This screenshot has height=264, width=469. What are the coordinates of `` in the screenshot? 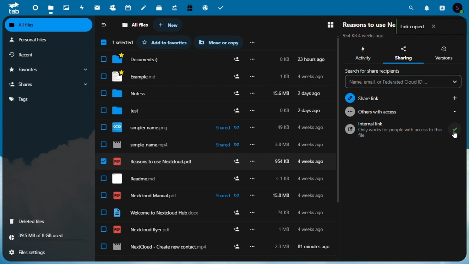 It's located at (253, 111).